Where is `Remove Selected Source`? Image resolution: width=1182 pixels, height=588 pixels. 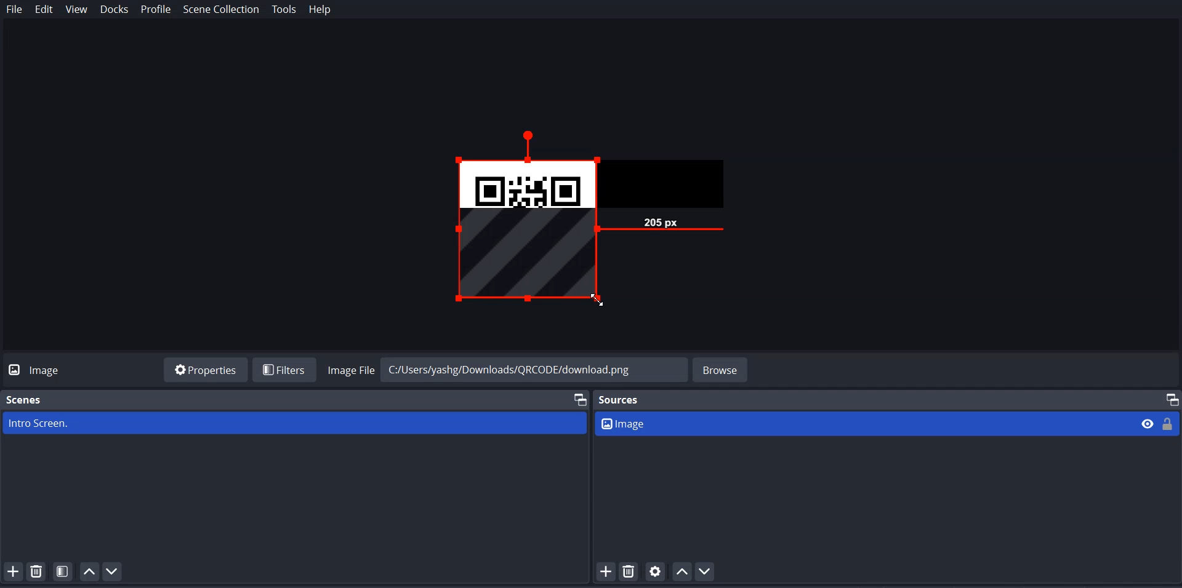 Remove Selected Source is located at coordinates (629, 571).